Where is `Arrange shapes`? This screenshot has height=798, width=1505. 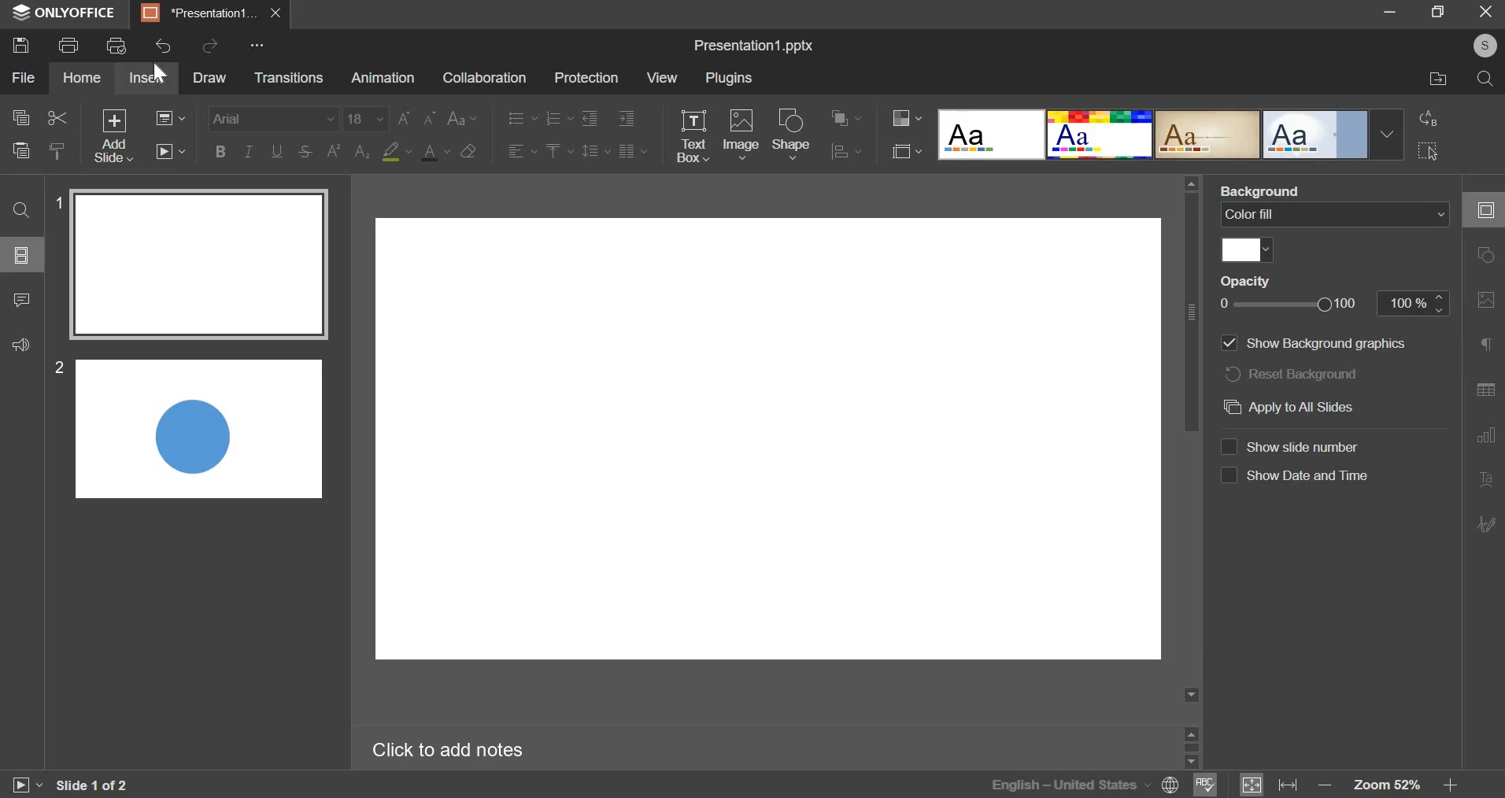
Arrange shapes is located at coordinates (845, 116).